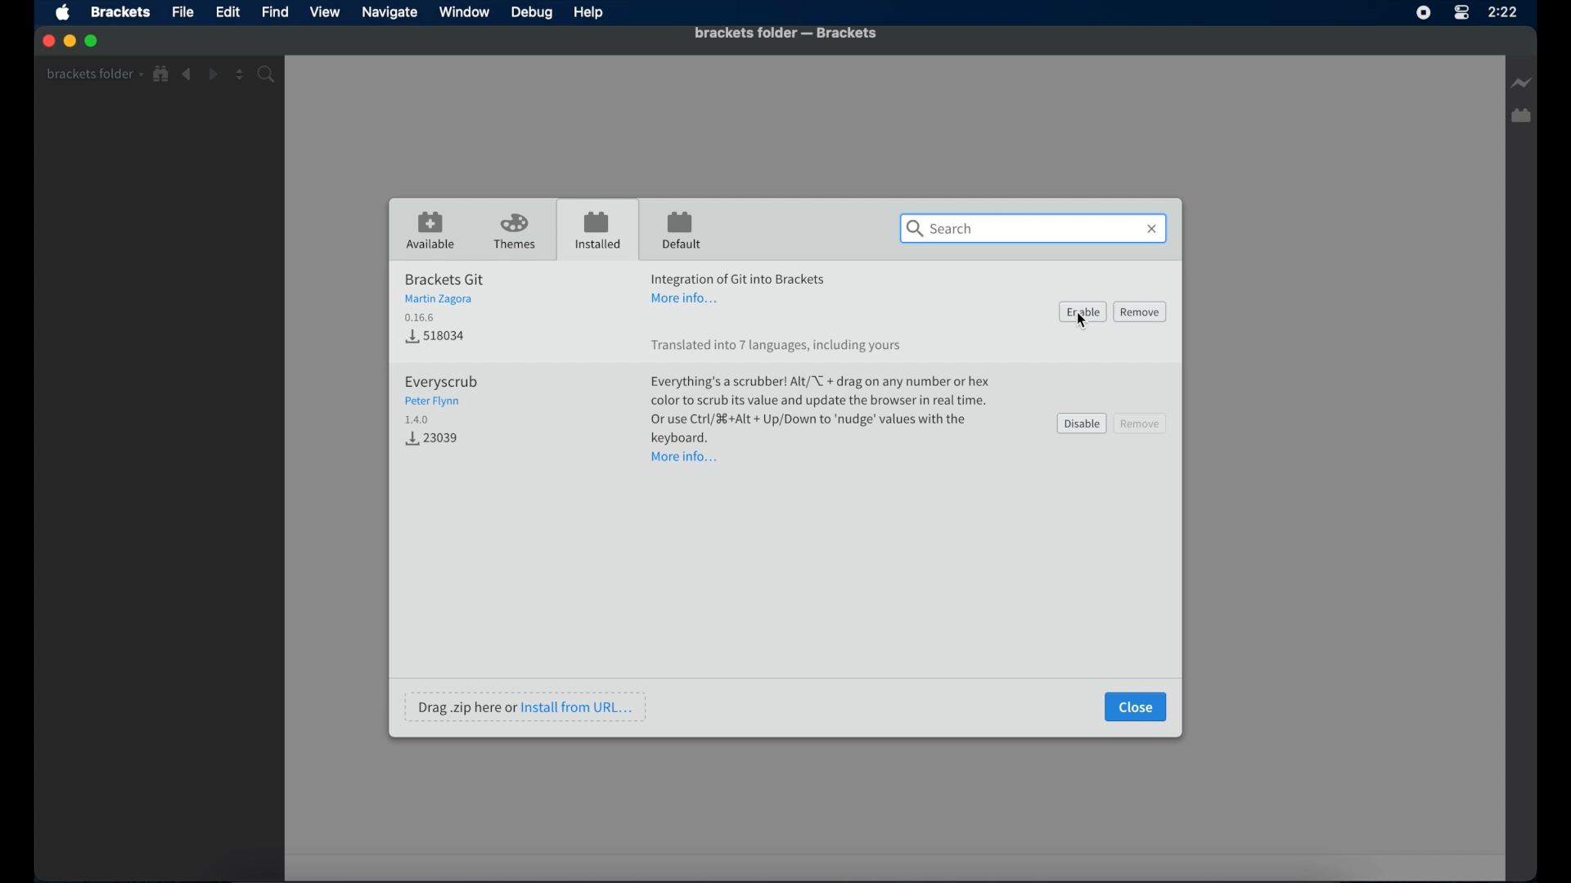  Describe the element at coordinates (1506, 14) in the screenshot. I see `2:22` at that location.